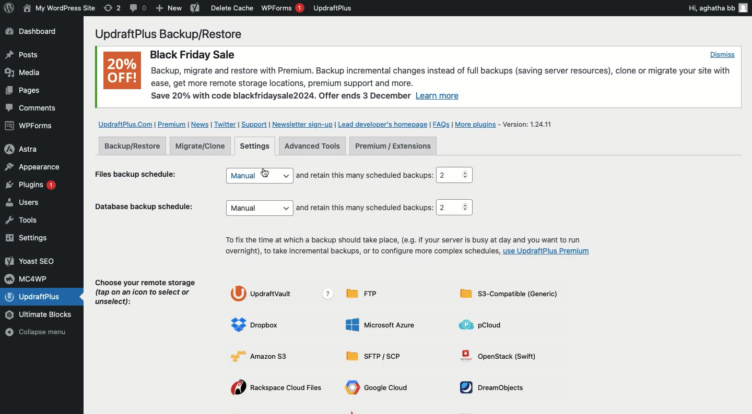 This screenshot has width=752, height=414. What do you see at coordinates (283, 8) in the screenshot?
I see `WPForms 1` at bounding box center [283, 8].